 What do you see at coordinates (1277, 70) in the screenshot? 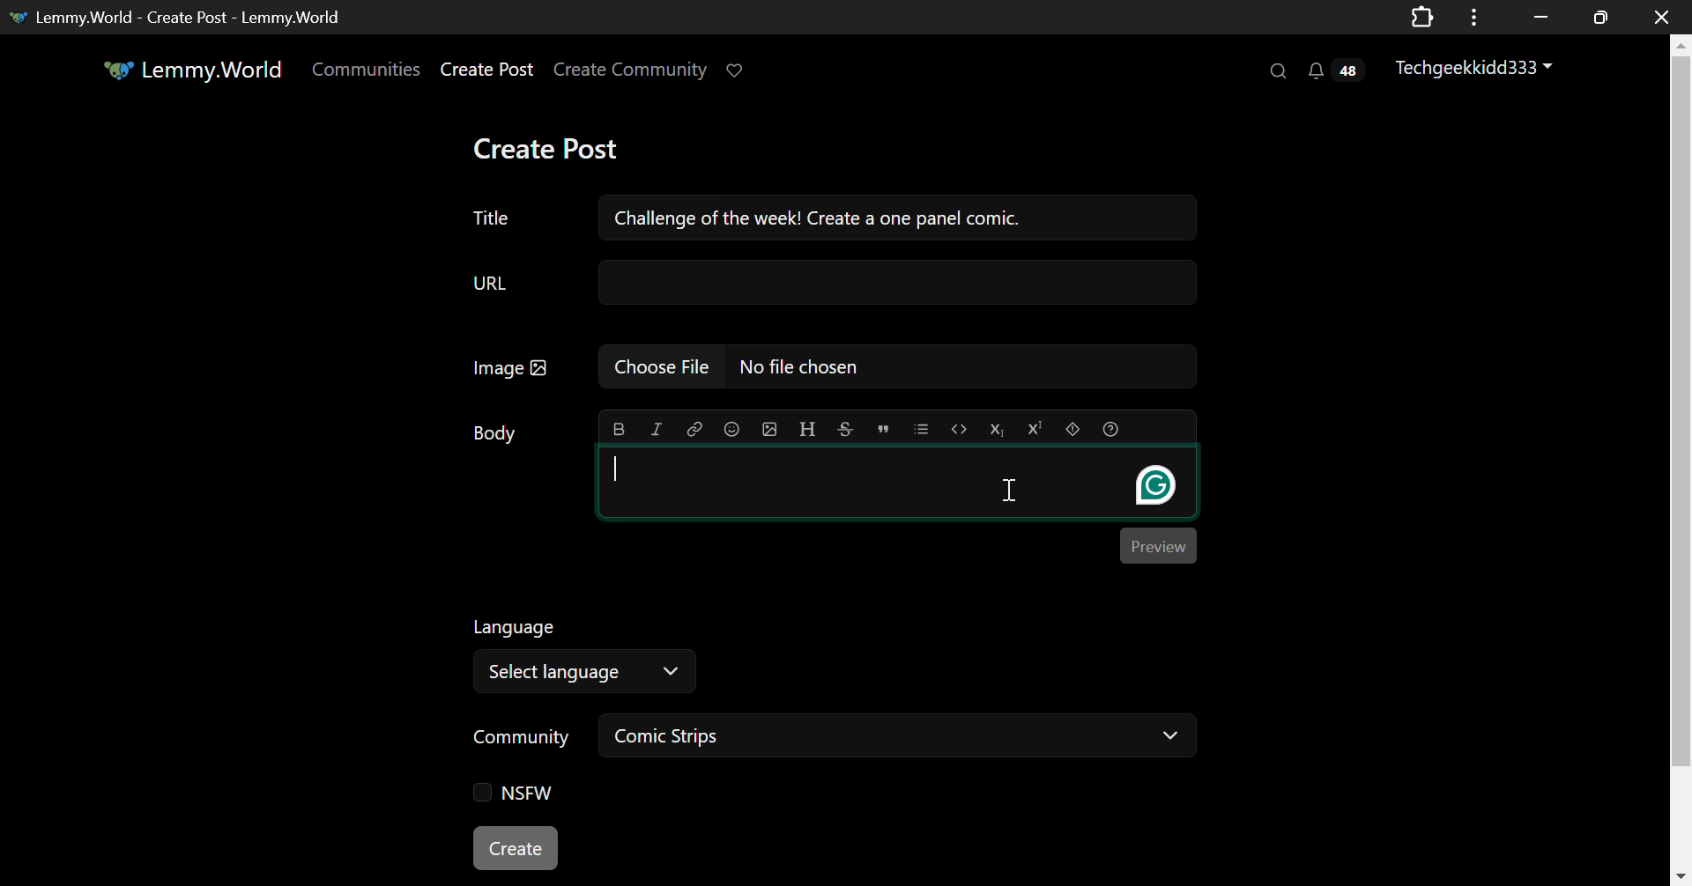
I see `Search ` at bounding box center [1277, 70].